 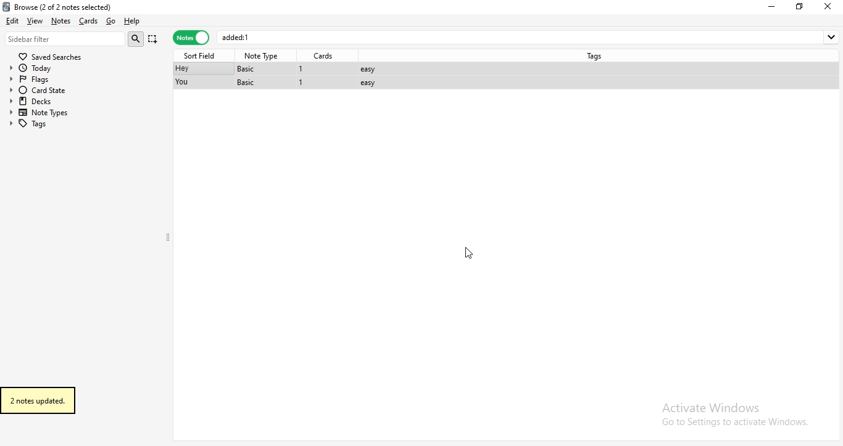 What do you see at coordinates (371, 75) in the screenshot?
I see `added tags` at bounding box center [371, 75].